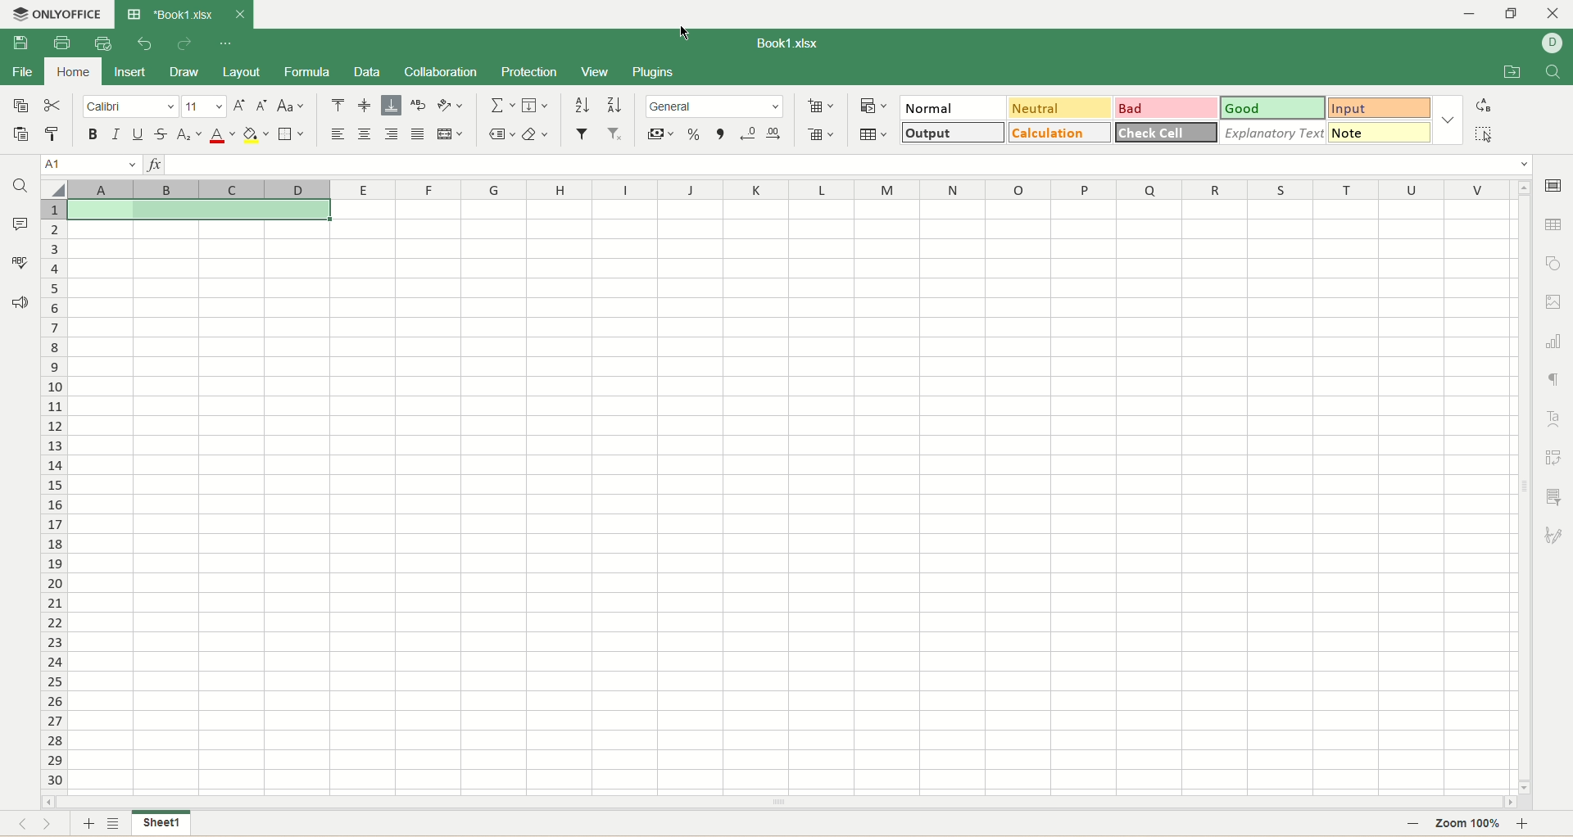 This screenshot has width=1573, height=837. I want to click on print, so click(61, 43).